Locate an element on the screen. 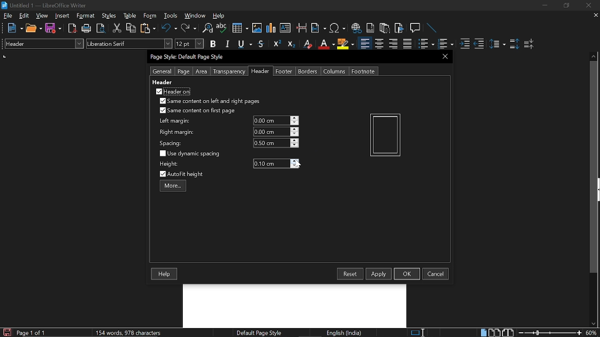 The width and height of the screenshot is (600, 337). Insert text is located at coordinates (285, 28).